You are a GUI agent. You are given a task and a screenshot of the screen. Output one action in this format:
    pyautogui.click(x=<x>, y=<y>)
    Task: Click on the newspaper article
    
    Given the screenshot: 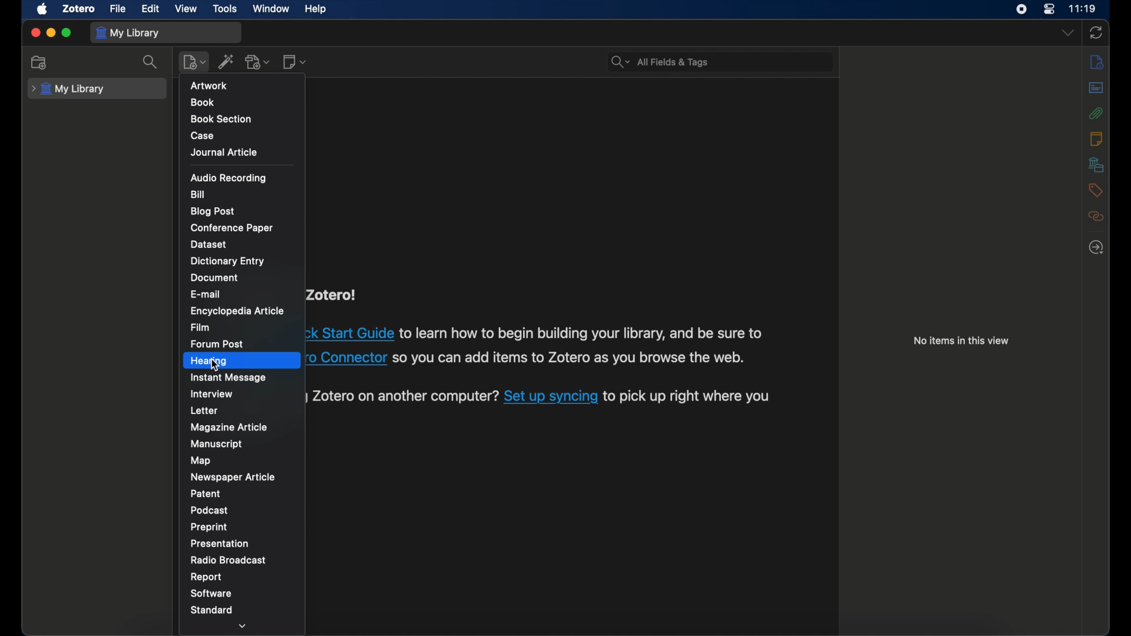 What is the action you would take?
    pyautogui.click(x=233, y=477)
    